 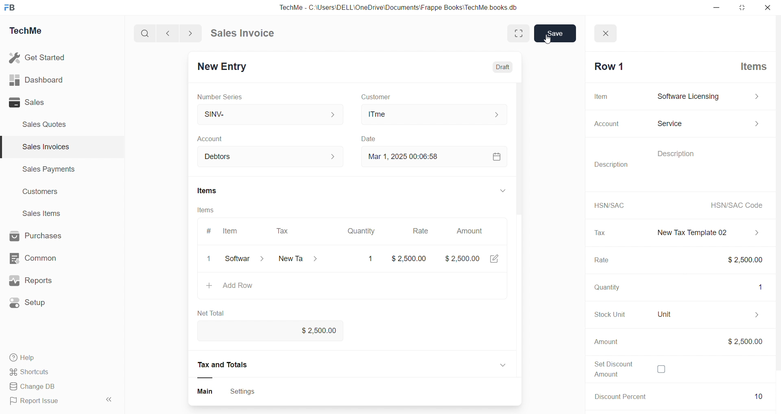 I want to click on 1, so click(x=211, y=259).